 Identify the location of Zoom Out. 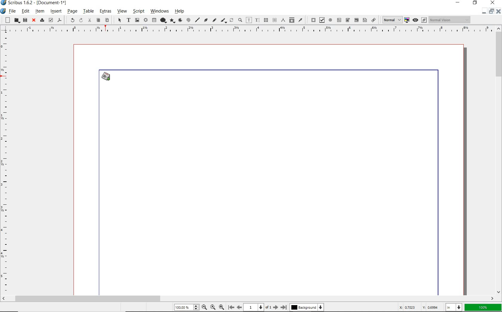
(204, 307).